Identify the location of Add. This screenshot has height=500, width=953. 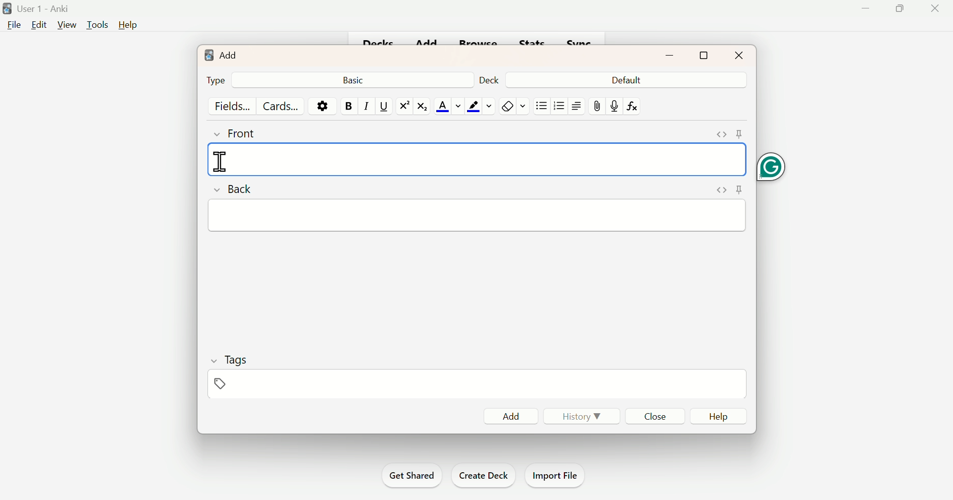
(222, 56).